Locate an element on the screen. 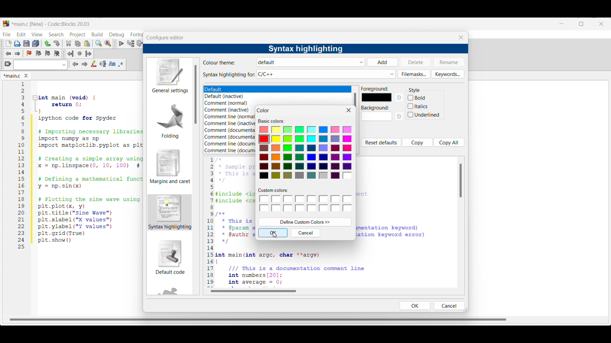 This screenshot has height=343, width=611. Previous bookmark is located at coordinates (38, 53).